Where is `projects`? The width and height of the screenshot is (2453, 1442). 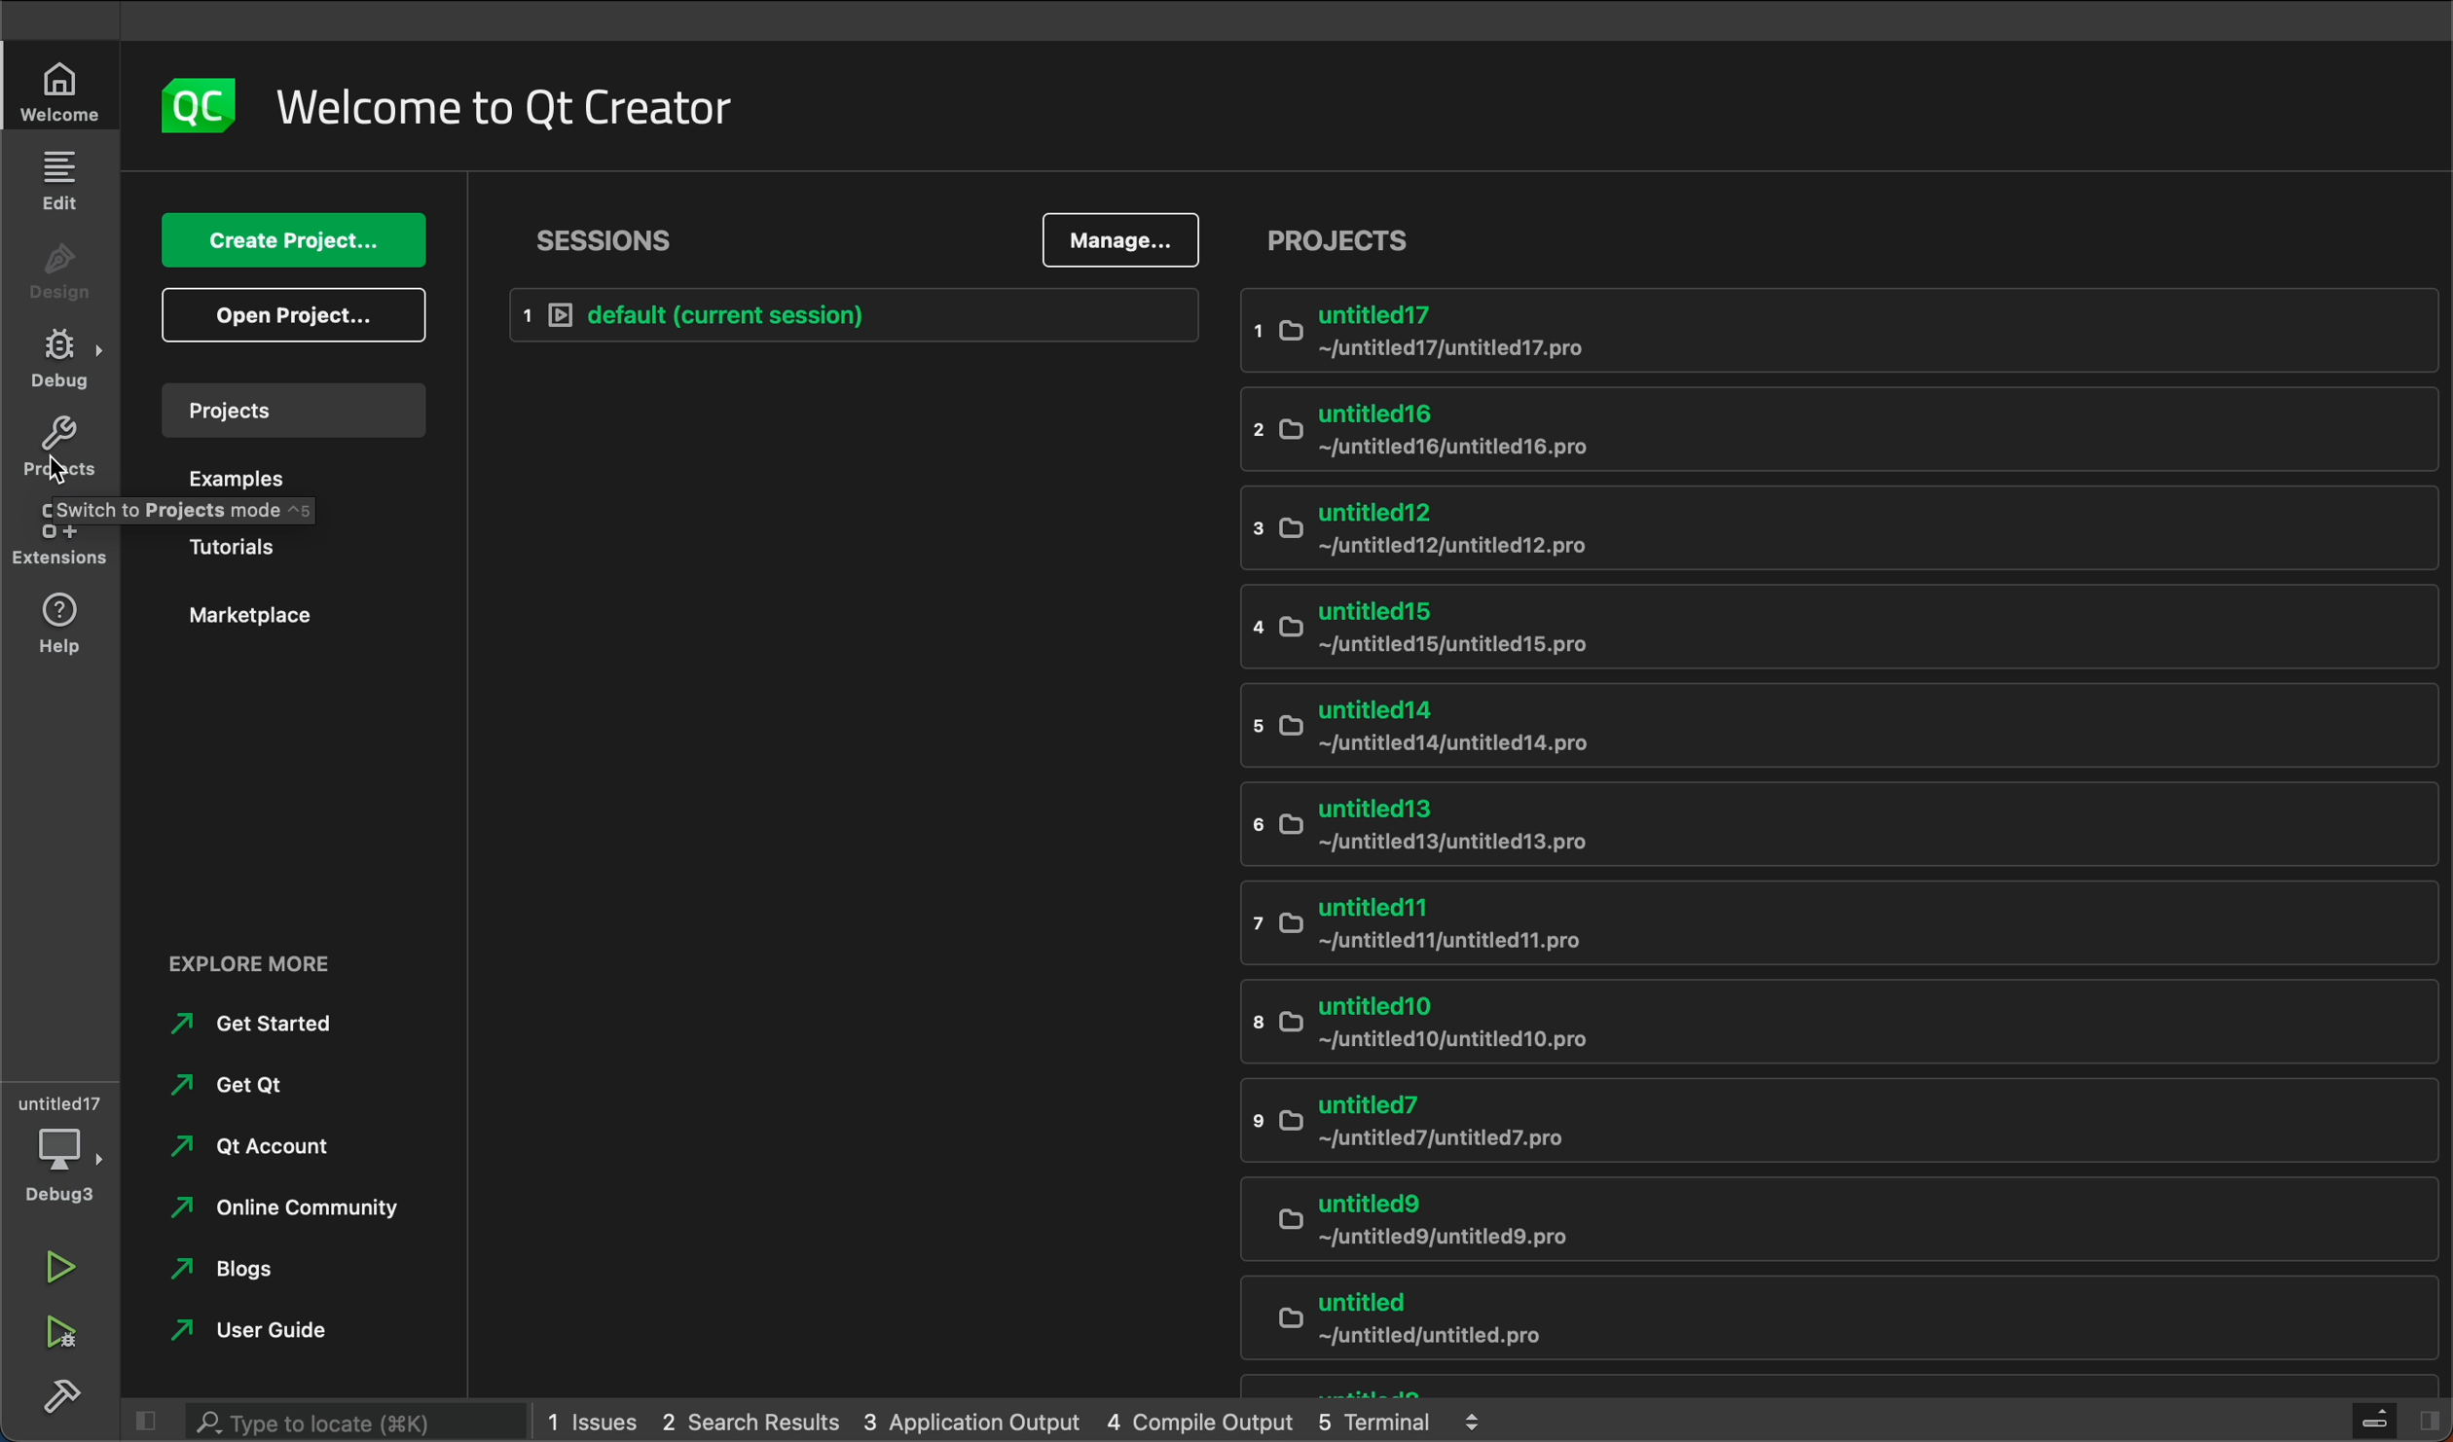 projects is located at coordinates (60, 450).